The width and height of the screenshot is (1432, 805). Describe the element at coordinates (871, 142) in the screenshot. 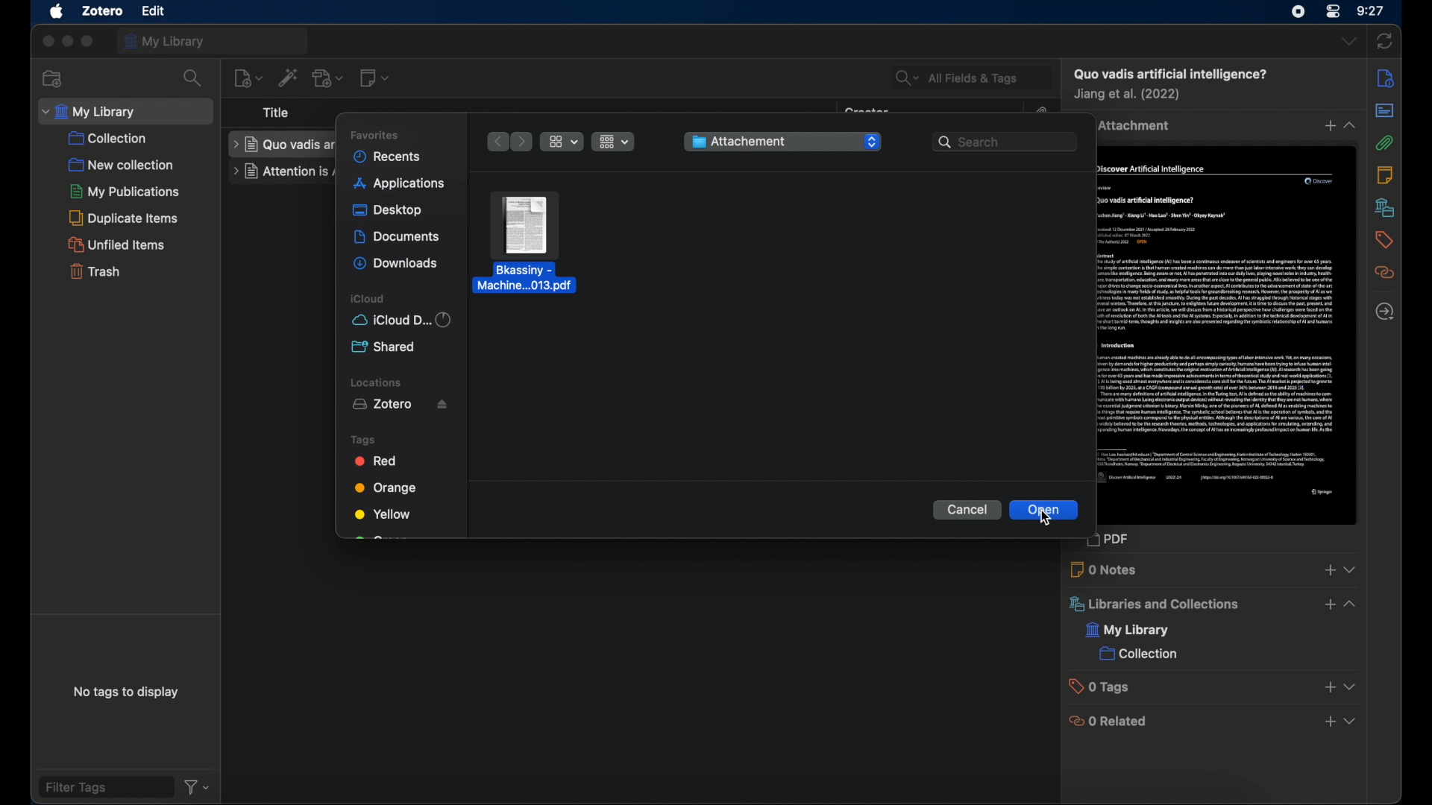

I see `dropdown` at that location.